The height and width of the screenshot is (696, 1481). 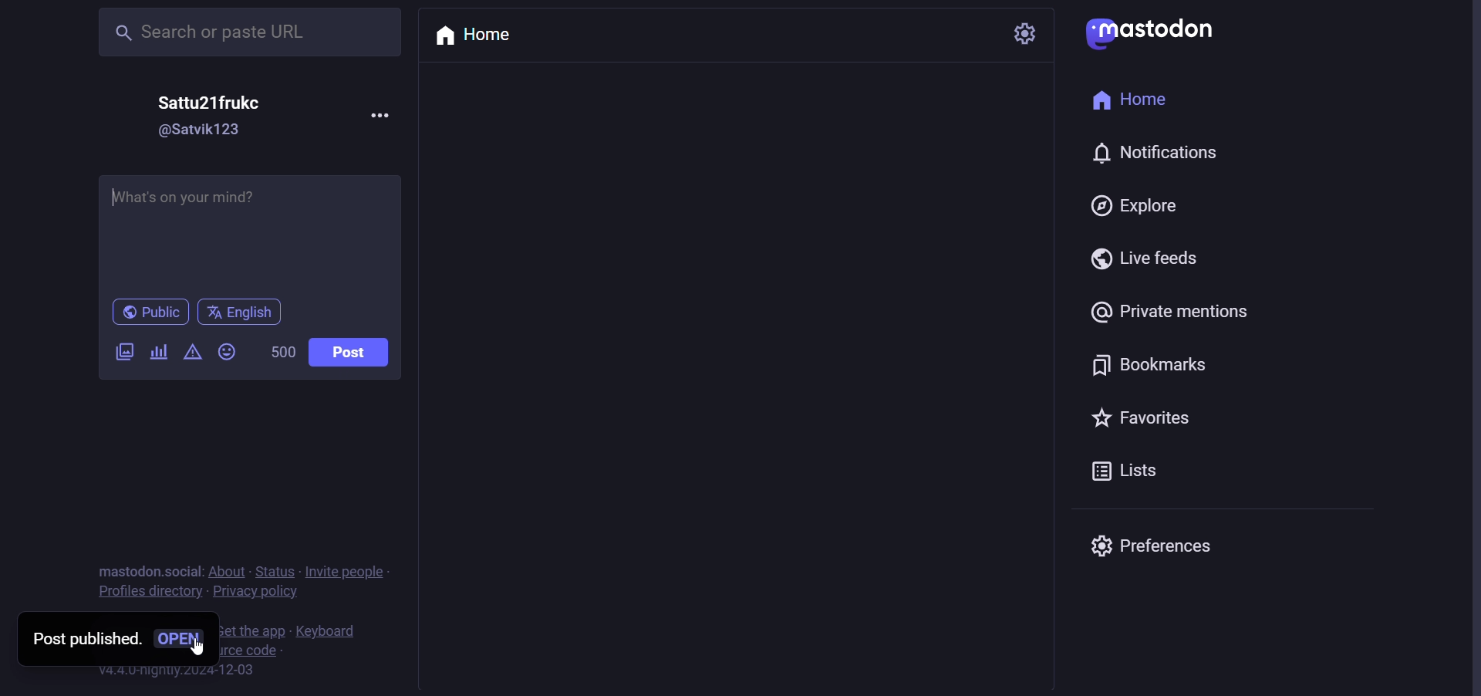 I want to click on open, so click(x=183, y=641).